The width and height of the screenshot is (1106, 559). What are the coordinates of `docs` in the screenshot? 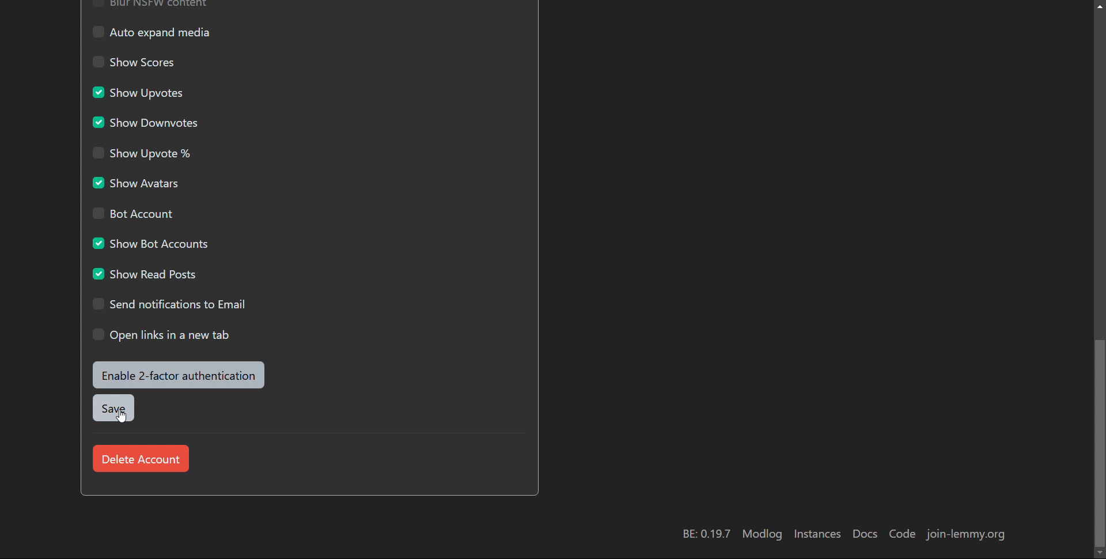 It's located at (865, 534).